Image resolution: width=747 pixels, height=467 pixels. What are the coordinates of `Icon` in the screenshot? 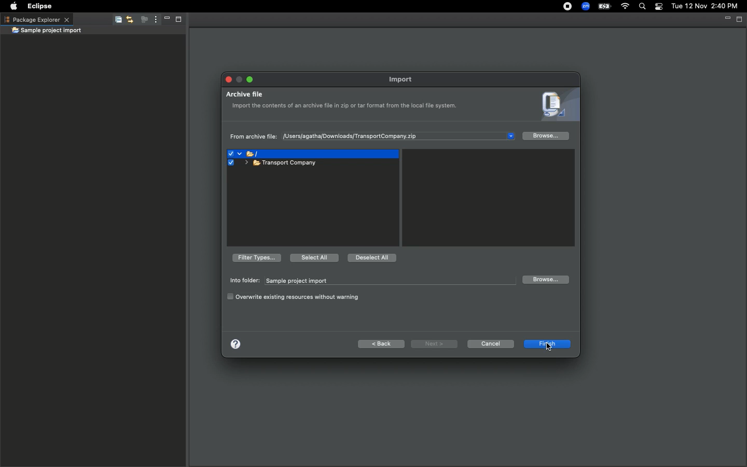 It's located at (556, 106).